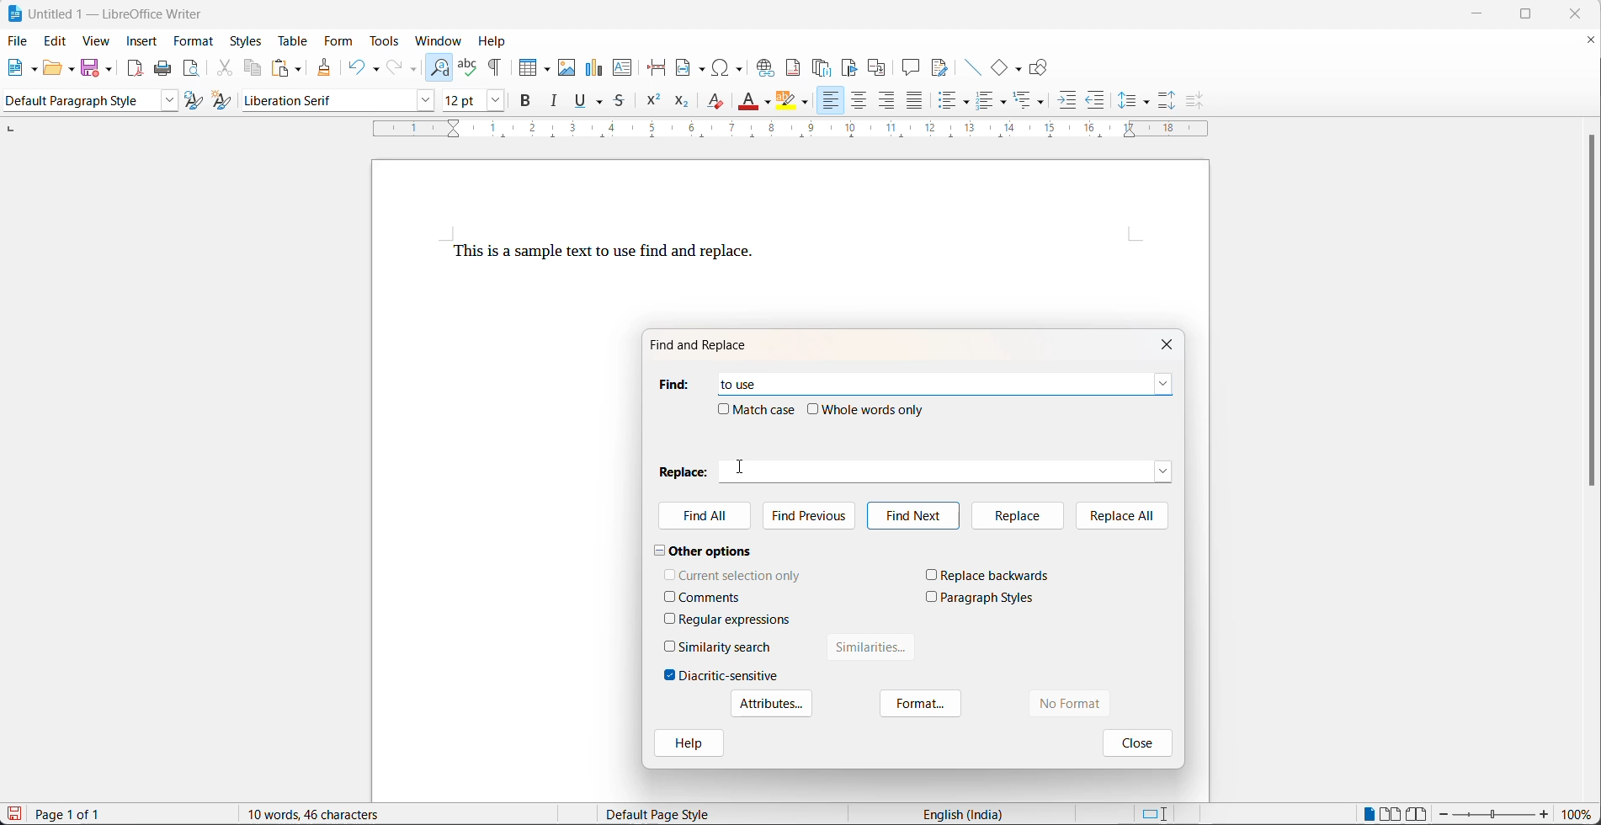 This screenshot has height=825, width=1601. What do you see at coordinates (96, 42) in the screenshot?
I see `view` at bounding box center [96, 42].